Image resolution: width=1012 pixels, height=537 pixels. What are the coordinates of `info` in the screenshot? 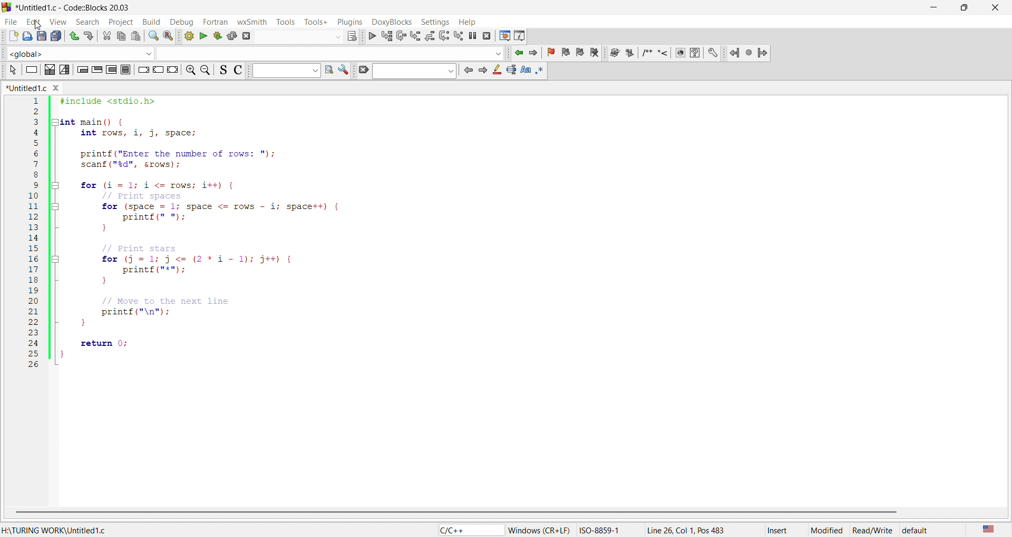 It's located at (518, 36).